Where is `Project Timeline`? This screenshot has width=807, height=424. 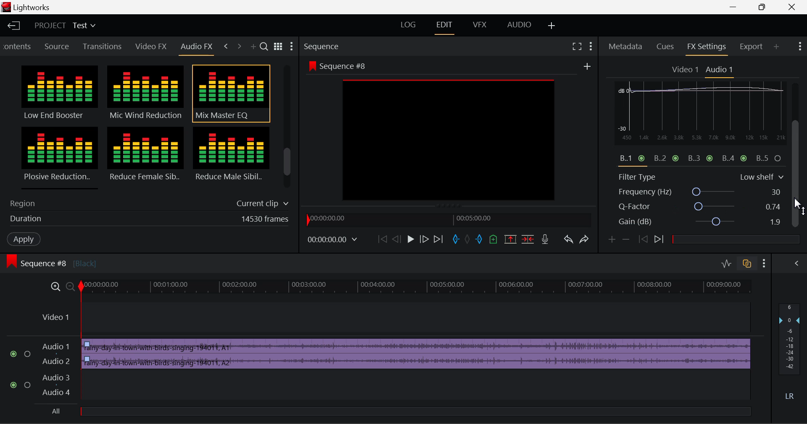
Project Timeline is located at coordinates (418, 288).